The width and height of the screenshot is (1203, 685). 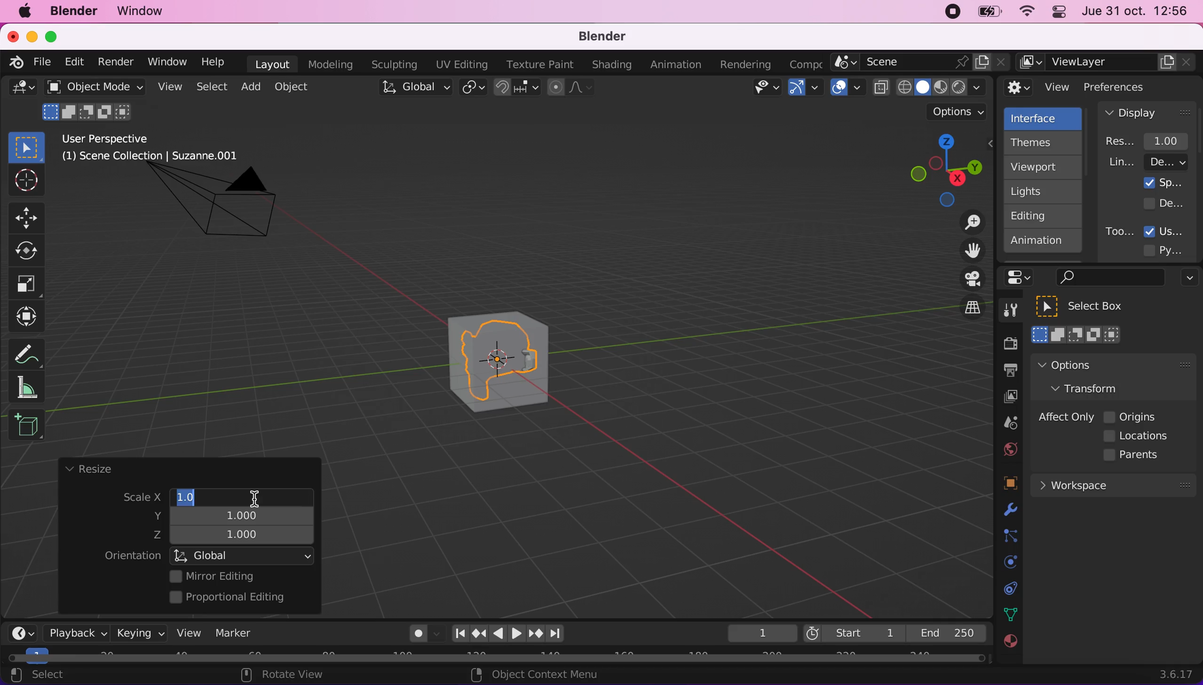 What do you see at coordinates (89, 111) in the screenshot?
I see `mode` at bounding box center [89, 111].